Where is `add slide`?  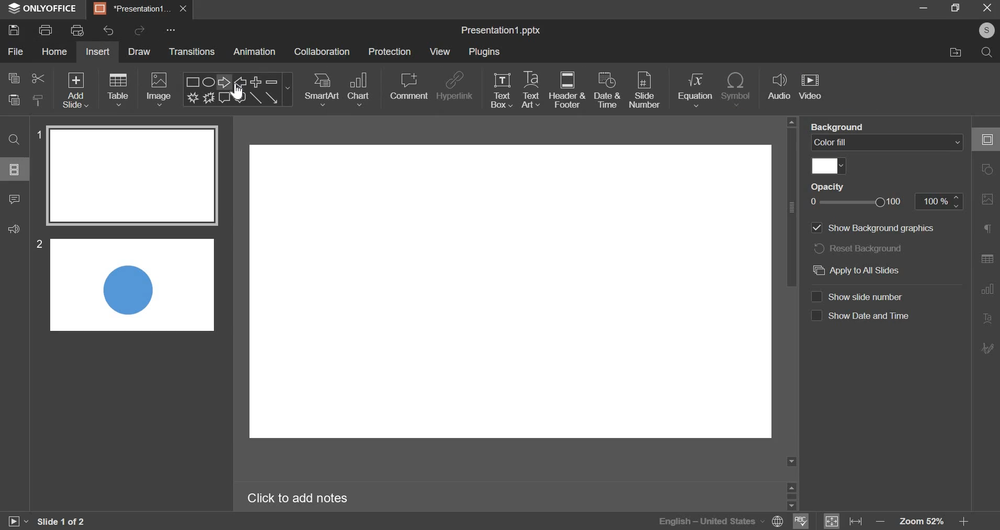
add slide is located at coordinates (76, 90).